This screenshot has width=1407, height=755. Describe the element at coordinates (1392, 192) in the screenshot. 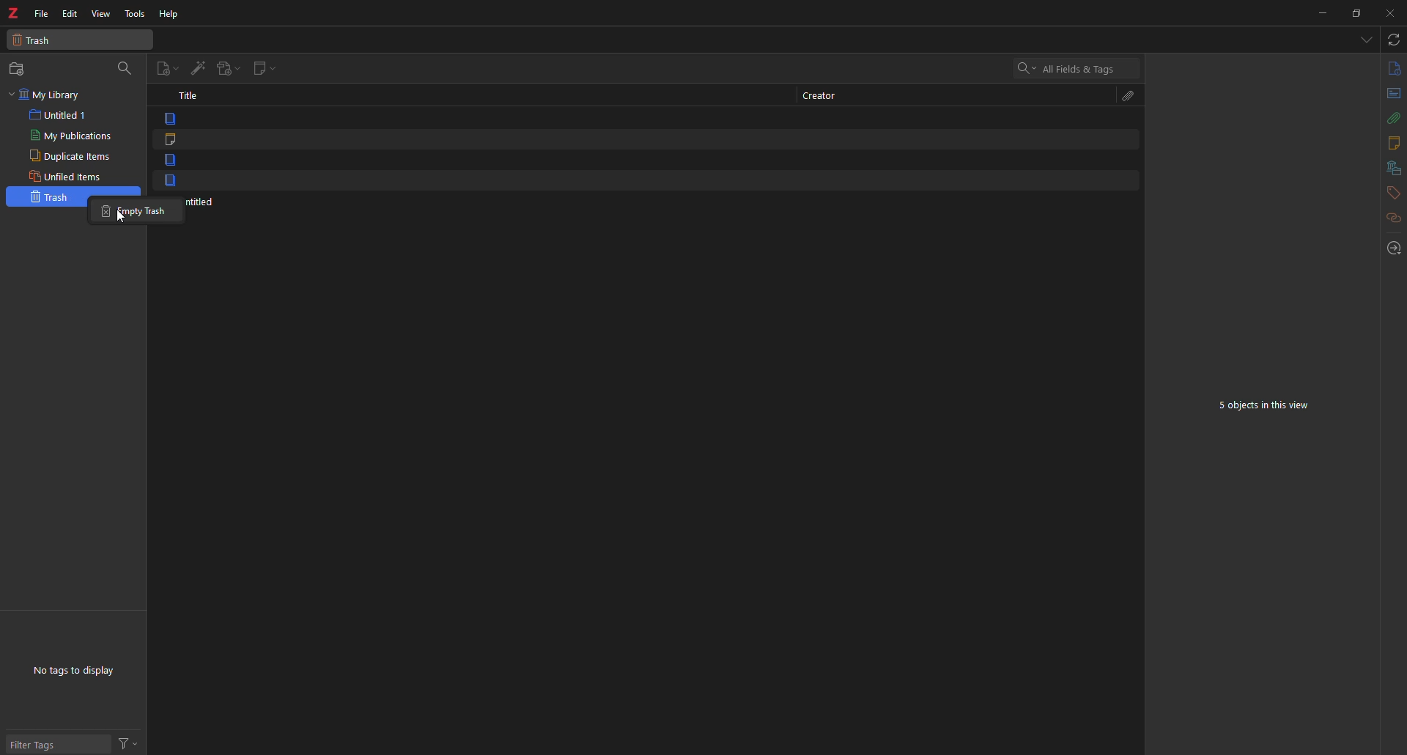

I see `tags` at that location.